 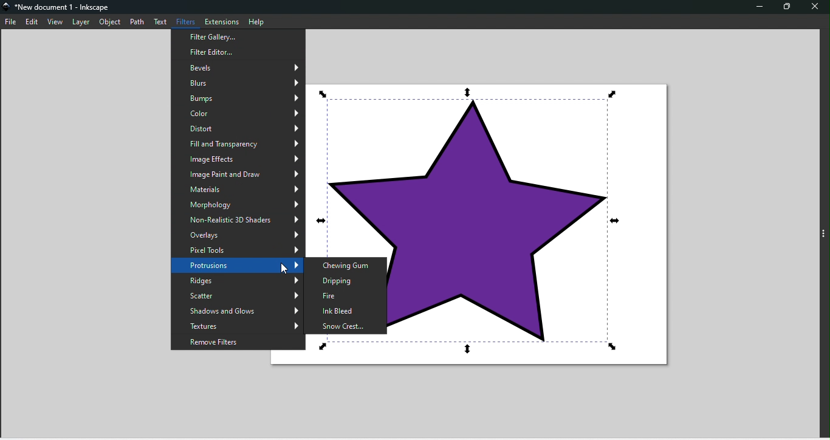 I want to click on Text, so click(x=163, y=22).